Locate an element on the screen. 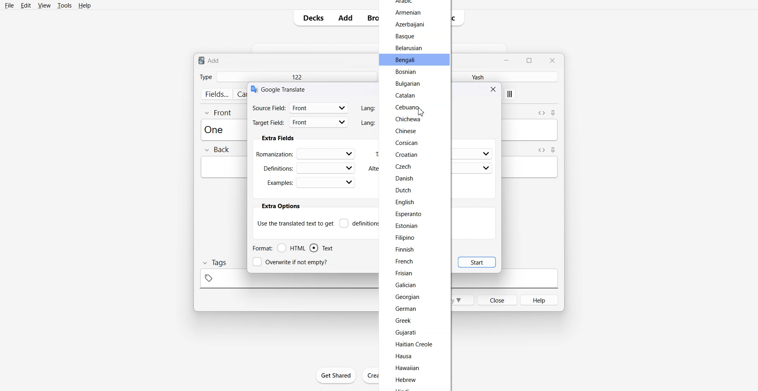  Estonian is located at coordinates (406, 226).